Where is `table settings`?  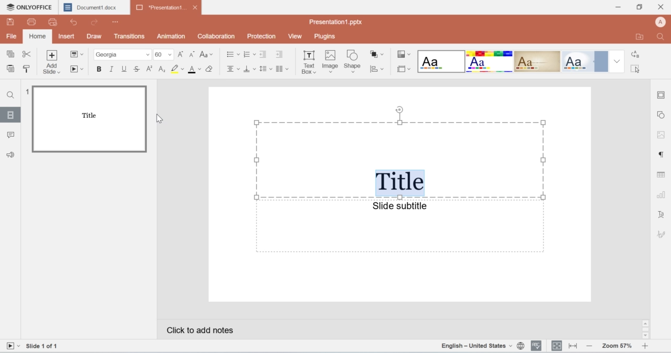 table settings is located at coordinates (662, 175).